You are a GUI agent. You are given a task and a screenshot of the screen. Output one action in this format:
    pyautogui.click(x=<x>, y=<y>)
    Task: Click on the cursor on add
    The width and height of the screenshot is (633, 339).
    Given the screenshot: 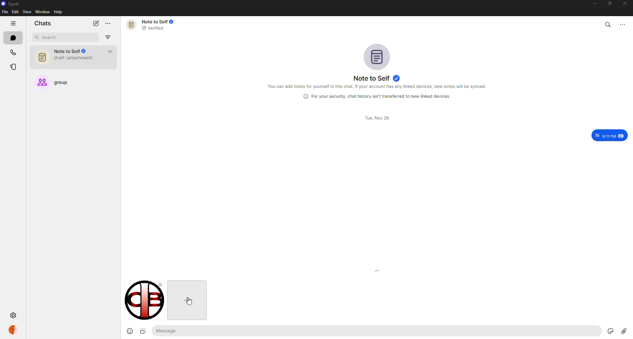 What is the action you would take?
    pyautogui.click(x=187, y=300)
    